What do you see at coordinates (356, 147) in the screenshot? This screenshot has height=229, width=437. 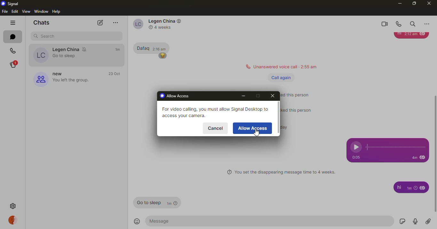 I see `play` at bounding box center [356, 147].